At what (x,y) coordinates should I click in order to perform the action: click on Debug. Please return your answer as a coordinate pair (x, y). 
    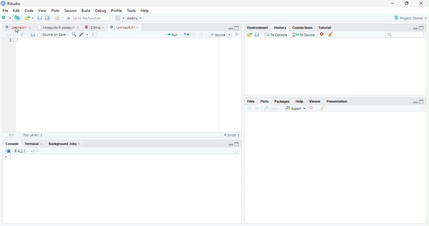
    Looking at the image, I should click on (102, 11).